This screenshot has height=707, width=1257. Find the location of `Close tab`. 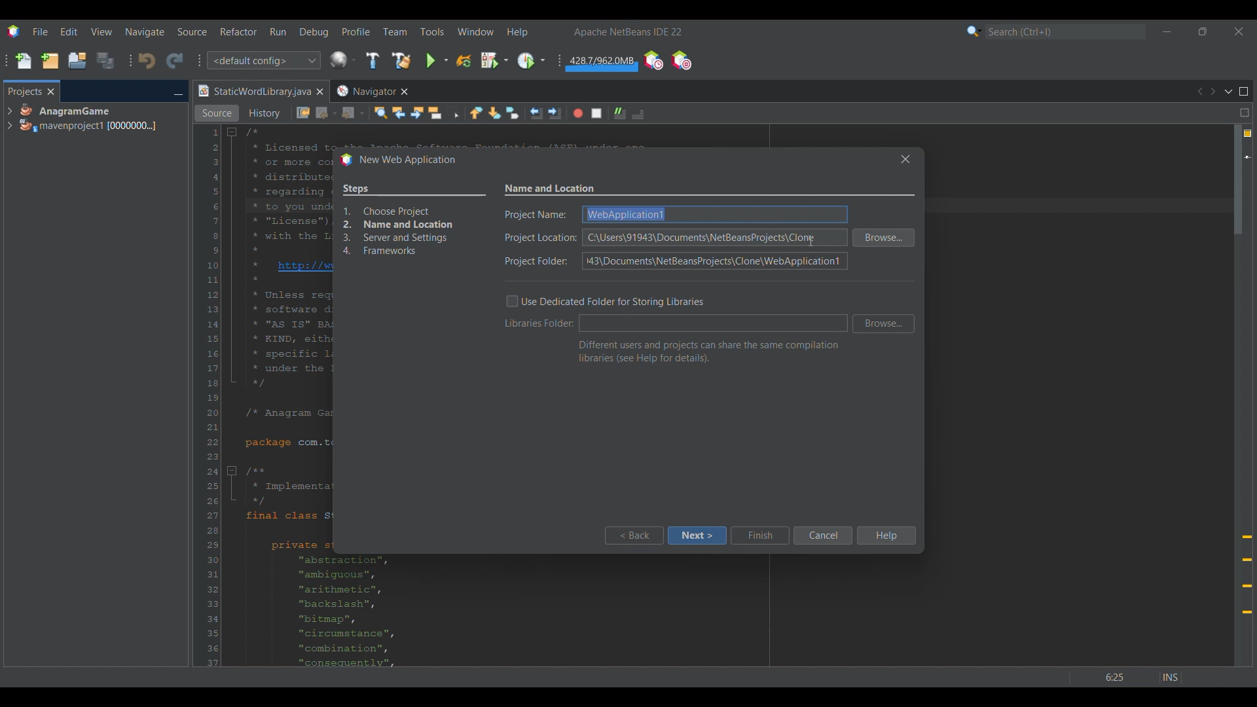

Close tab is located at coordinates (51, 92).